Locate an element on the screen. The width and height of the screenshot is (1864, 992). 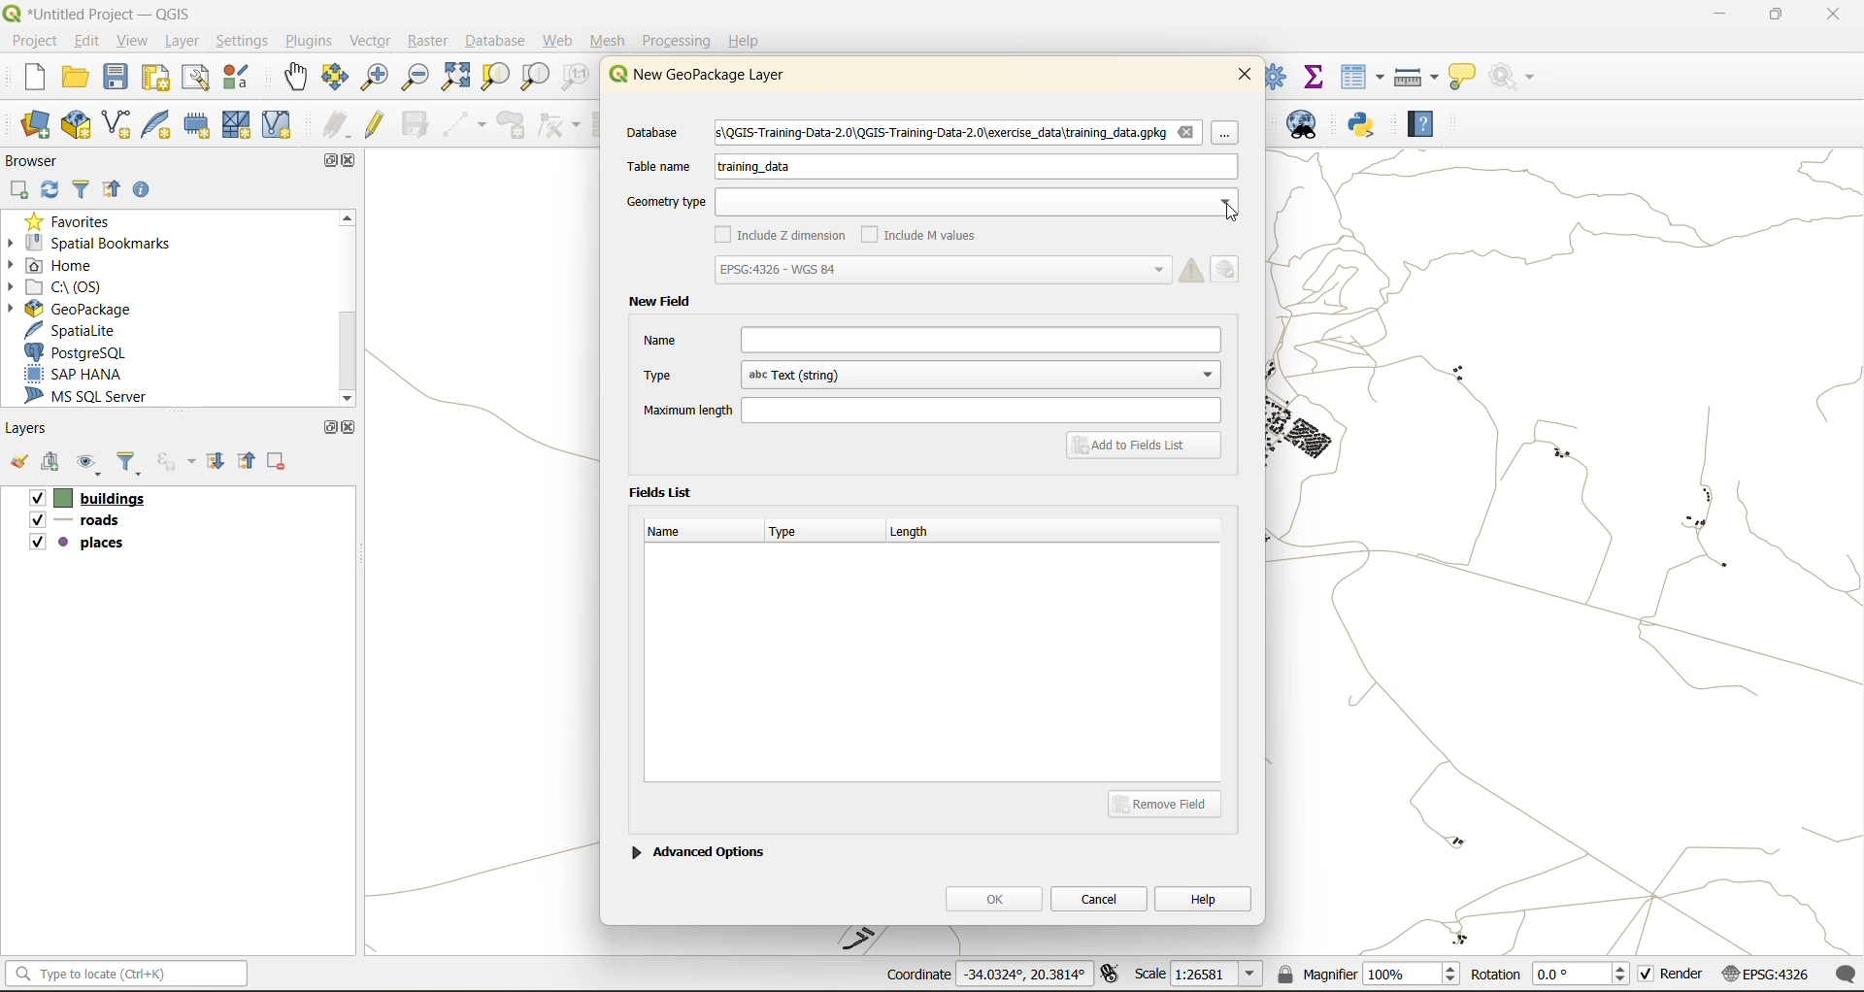
maximum length is located at coordinates (930, 409).